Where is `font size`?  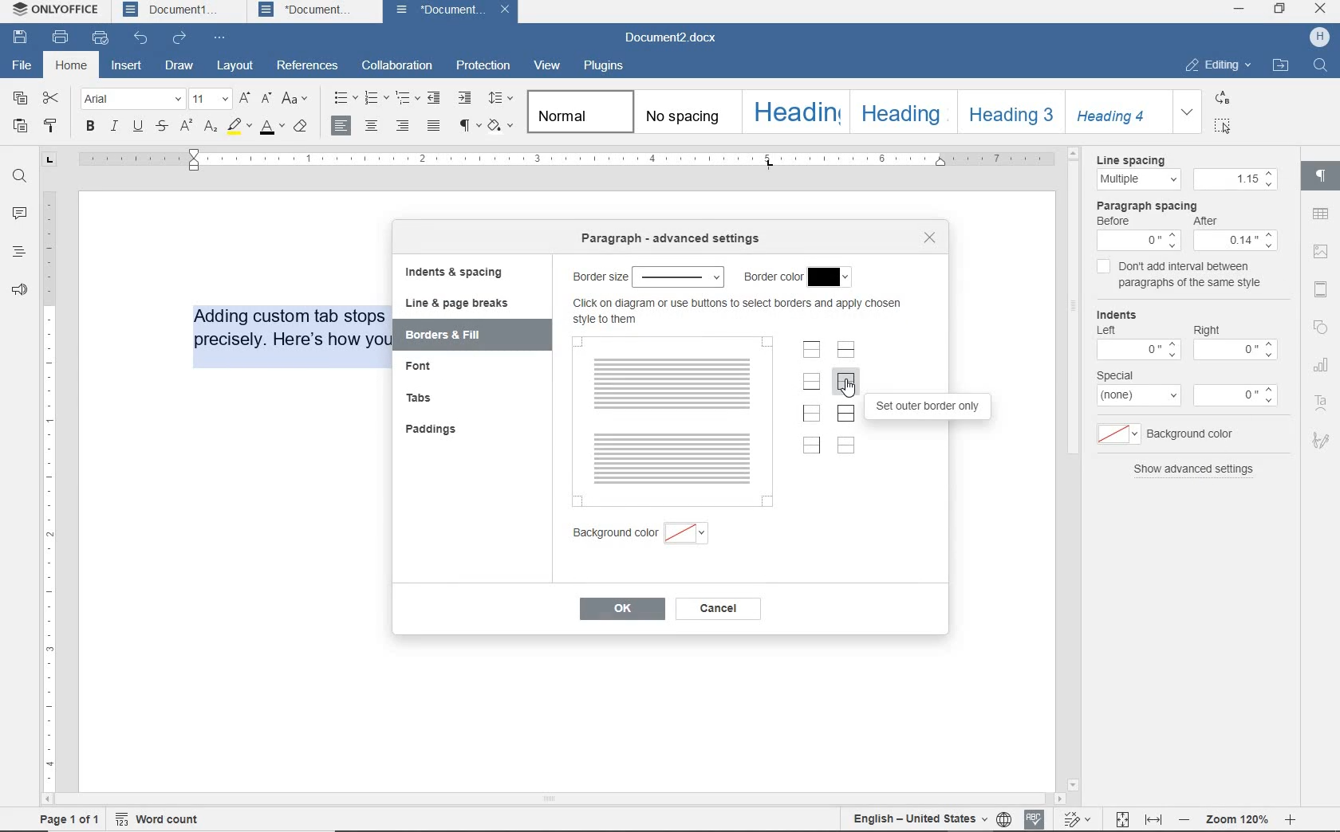 font size is located at coordinates (211, 100).